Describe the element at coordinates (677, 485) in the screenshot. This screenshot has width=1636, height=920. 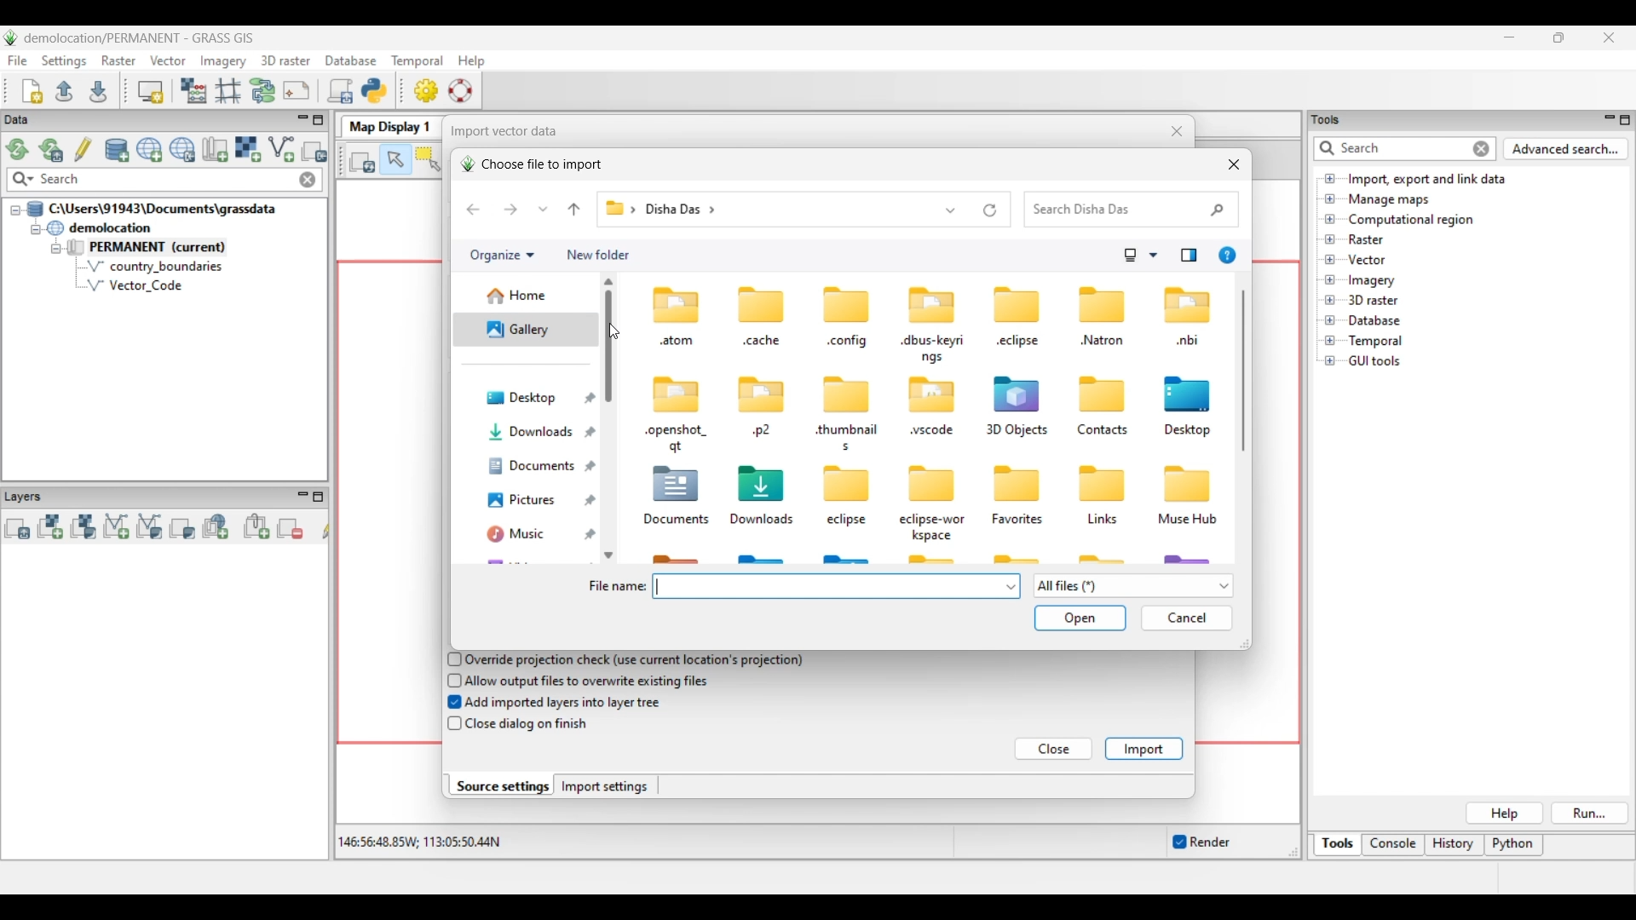
I see `icon` at that location.